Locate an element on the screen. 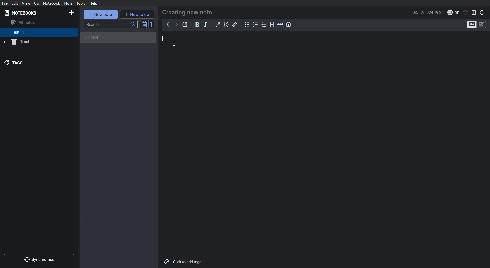 The width and height of the screenshot is (490, 268). Cursor is located at coordinates (164, 39).